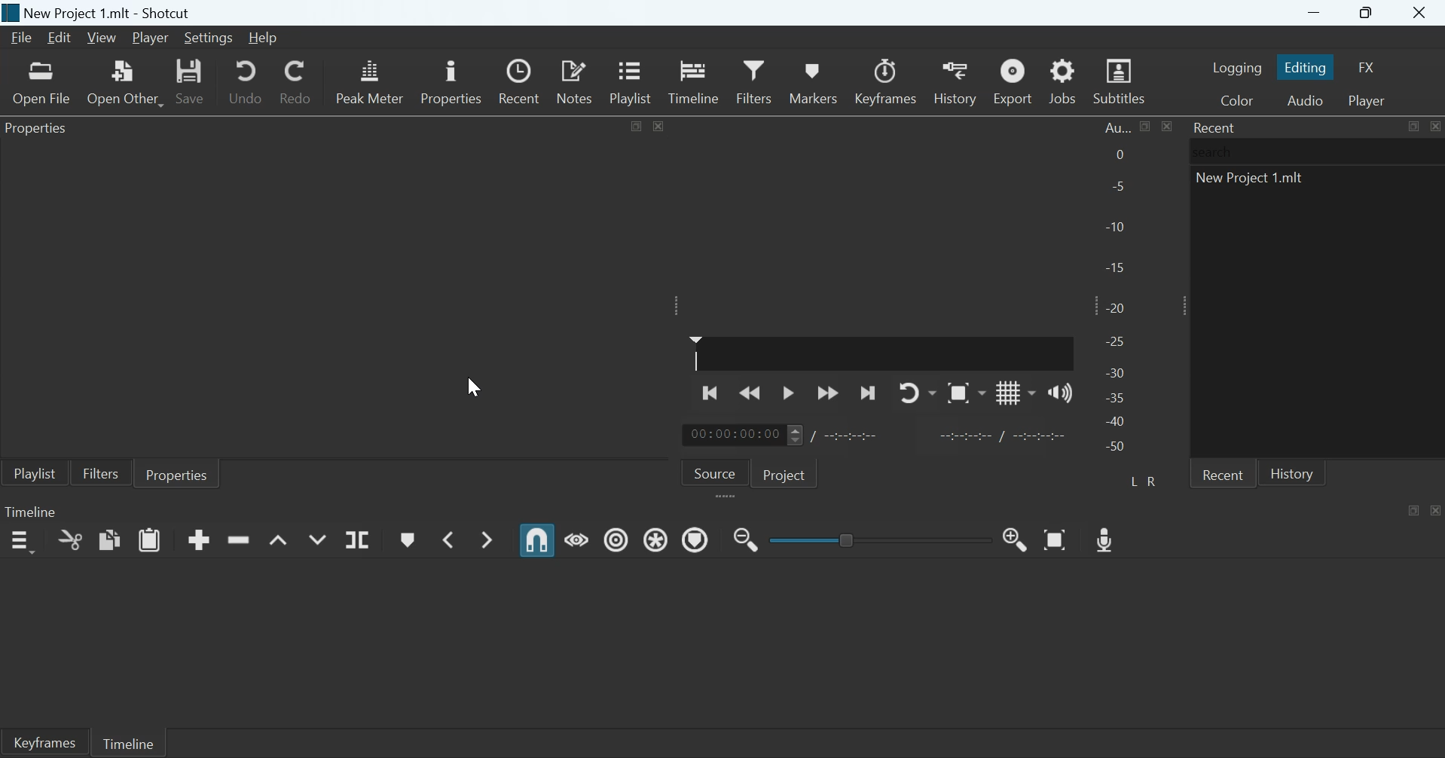 The height and width of the screenshot is (758, 1445). What do you see at coordinates (577, 538) in the screenshot?
I see `Scrub while dragging` at bounding box center [577, 538].